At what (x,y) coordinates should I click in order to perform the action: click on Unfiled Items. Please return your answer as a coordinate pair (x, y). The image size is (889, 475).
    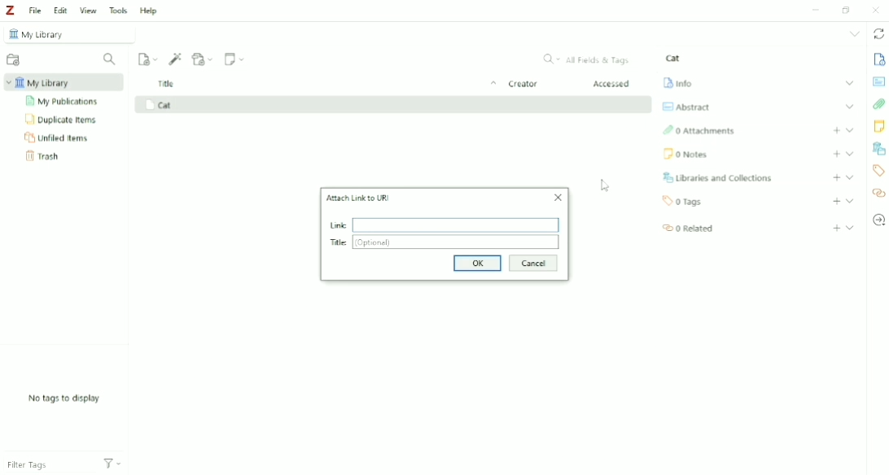
    Looking at the image, I should click on (58, 137).